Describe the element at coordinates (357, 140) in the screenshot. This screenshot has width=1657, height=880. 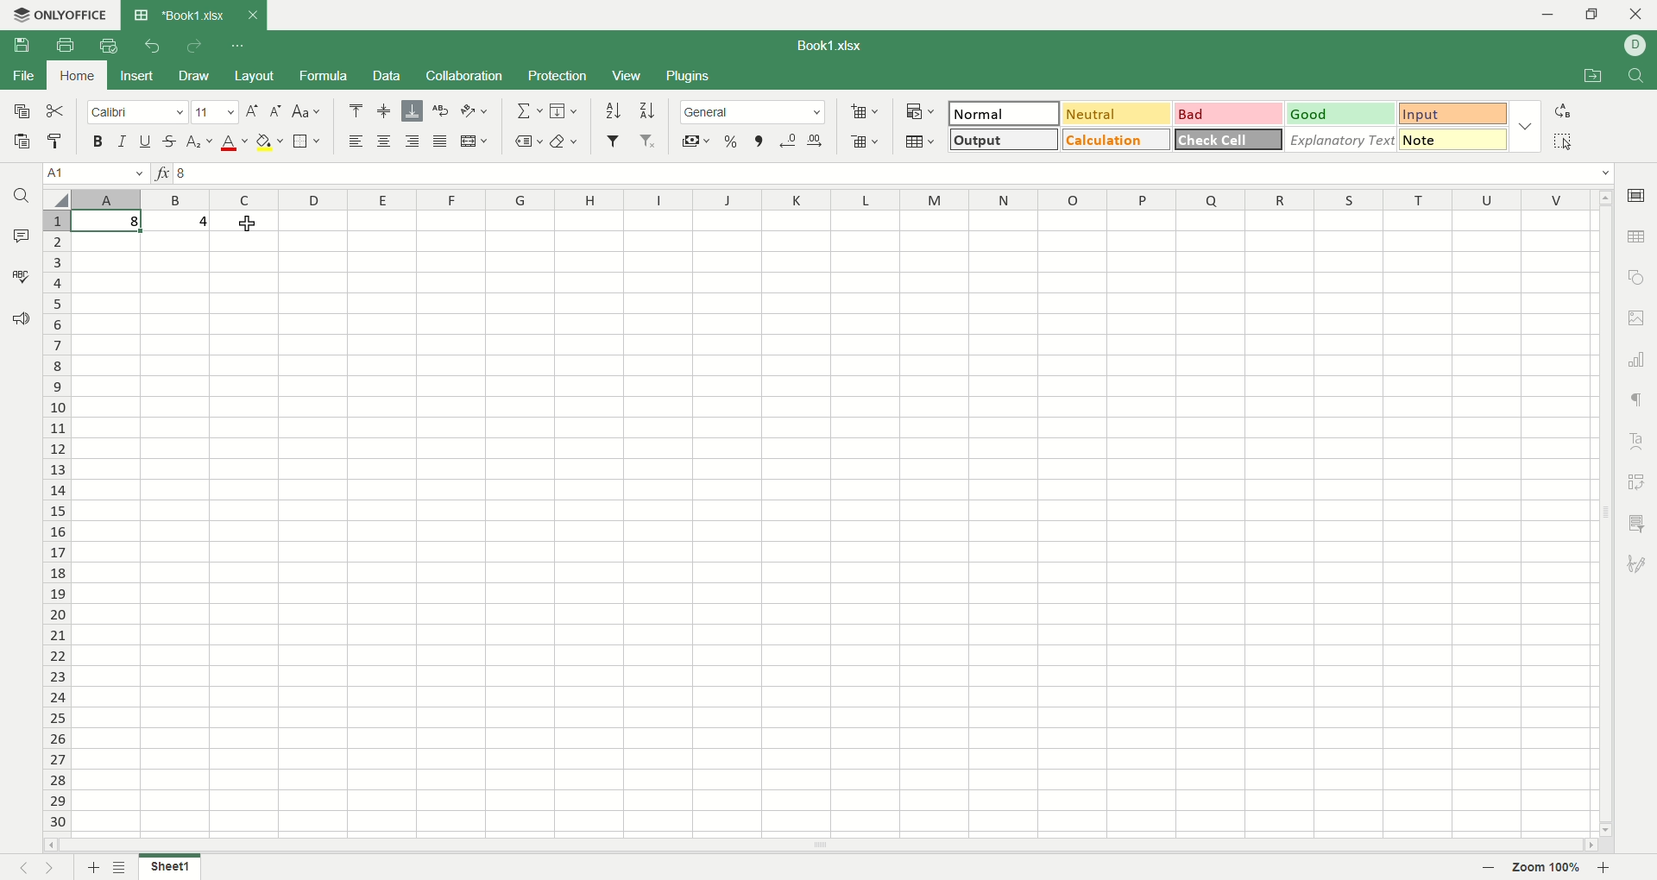
I see `align left` at that location.